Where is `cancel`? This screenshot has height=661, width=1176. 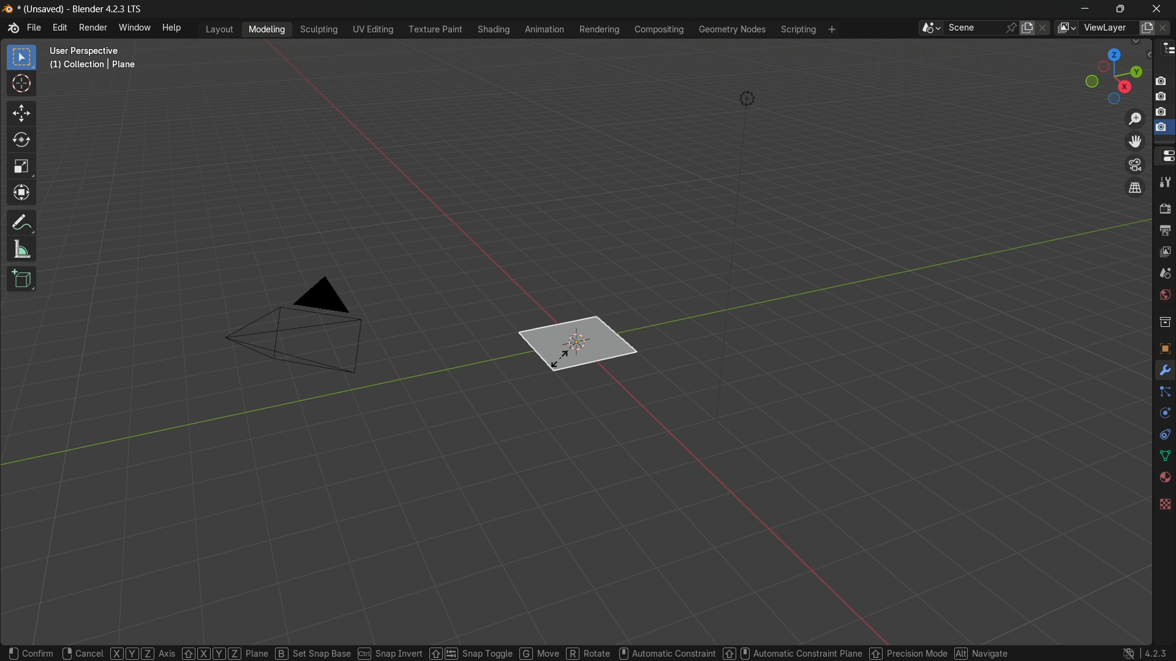
cancel is located at coordinates (83, 648).